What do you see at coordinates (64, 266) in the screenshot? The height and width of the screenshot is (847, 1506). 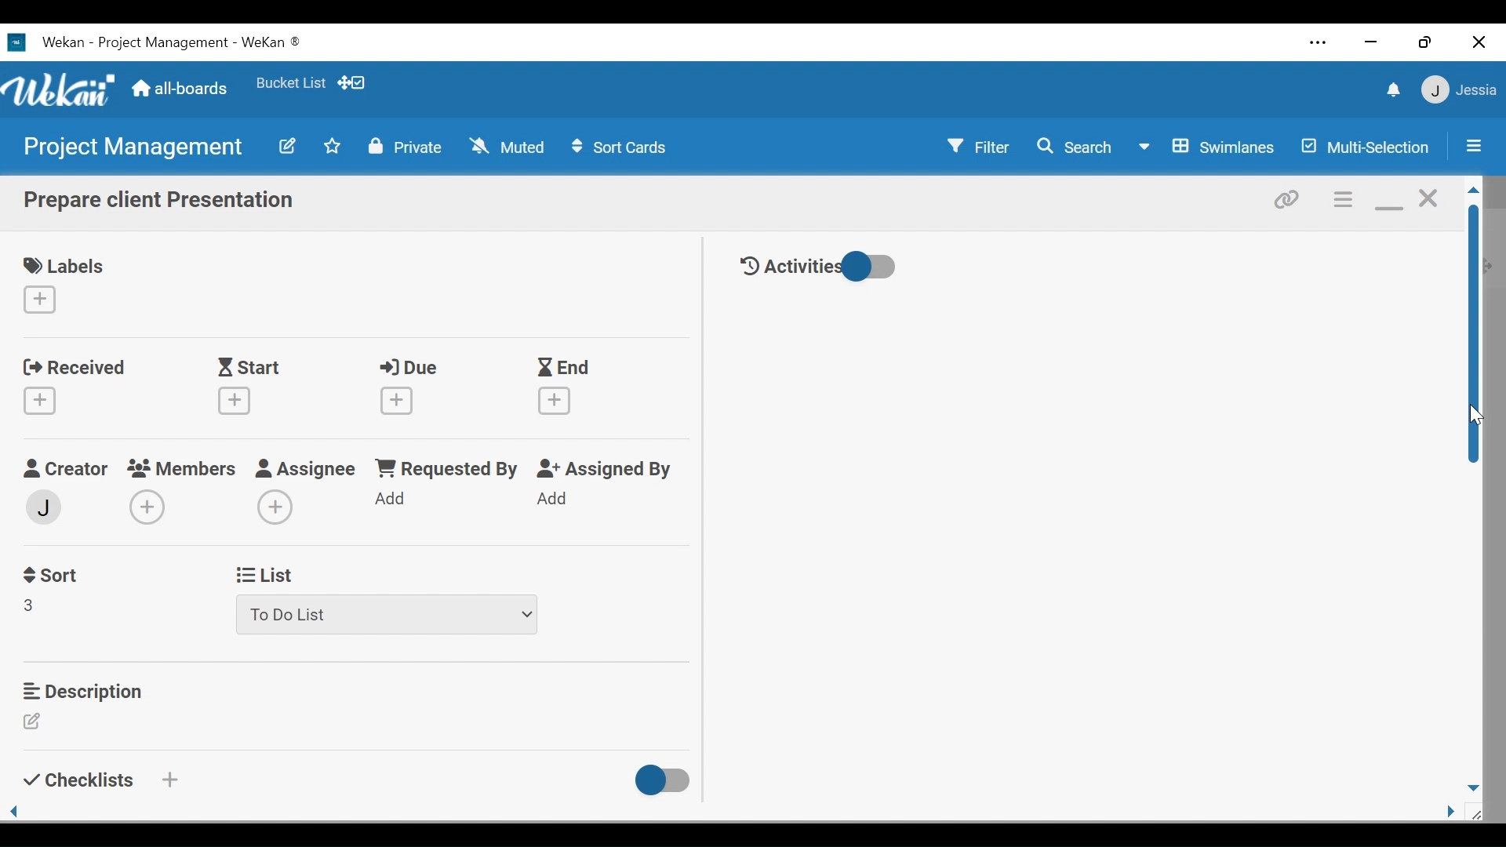 I see `Labels` at bounding box center [64, 266].